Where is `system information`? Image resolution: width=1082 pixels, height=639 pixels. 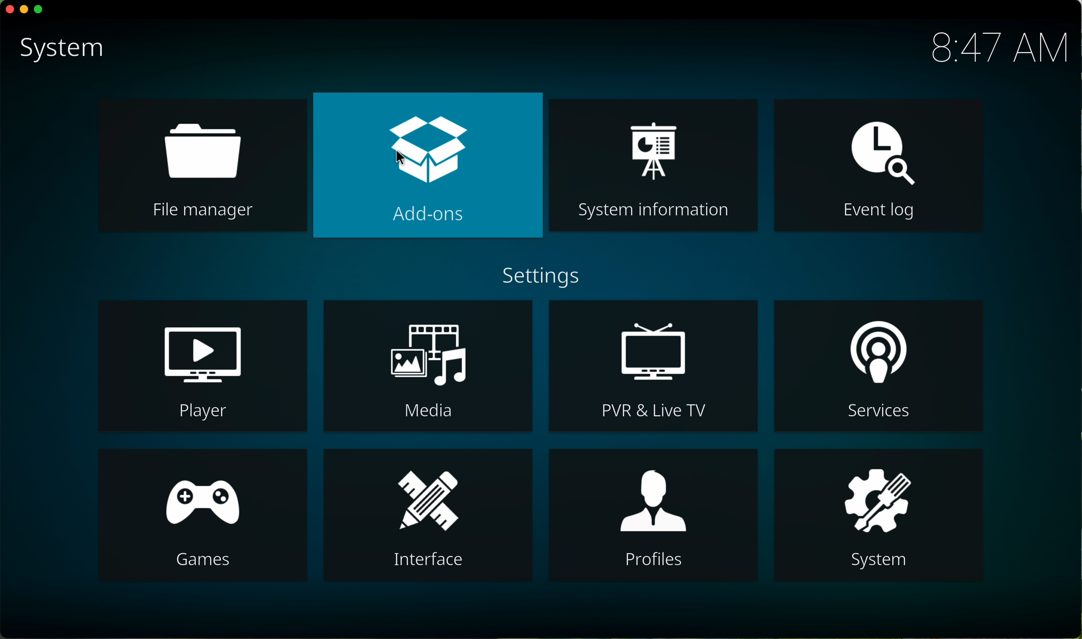 system information is located at coordinates (655, 165).